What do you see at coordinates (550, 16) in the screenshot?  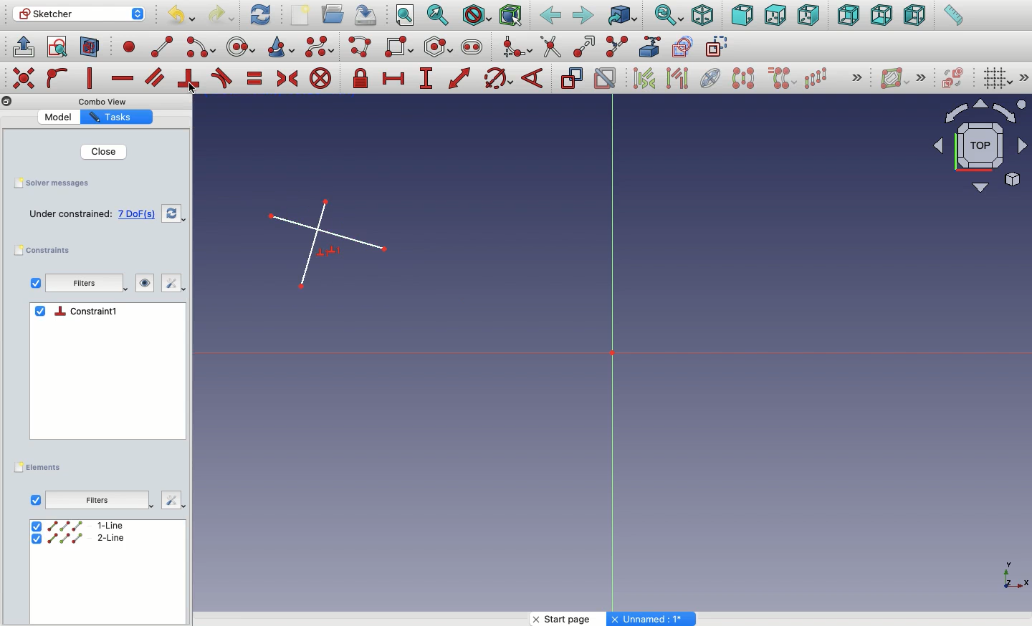 I see `Back` at bounding box center [550, 16].